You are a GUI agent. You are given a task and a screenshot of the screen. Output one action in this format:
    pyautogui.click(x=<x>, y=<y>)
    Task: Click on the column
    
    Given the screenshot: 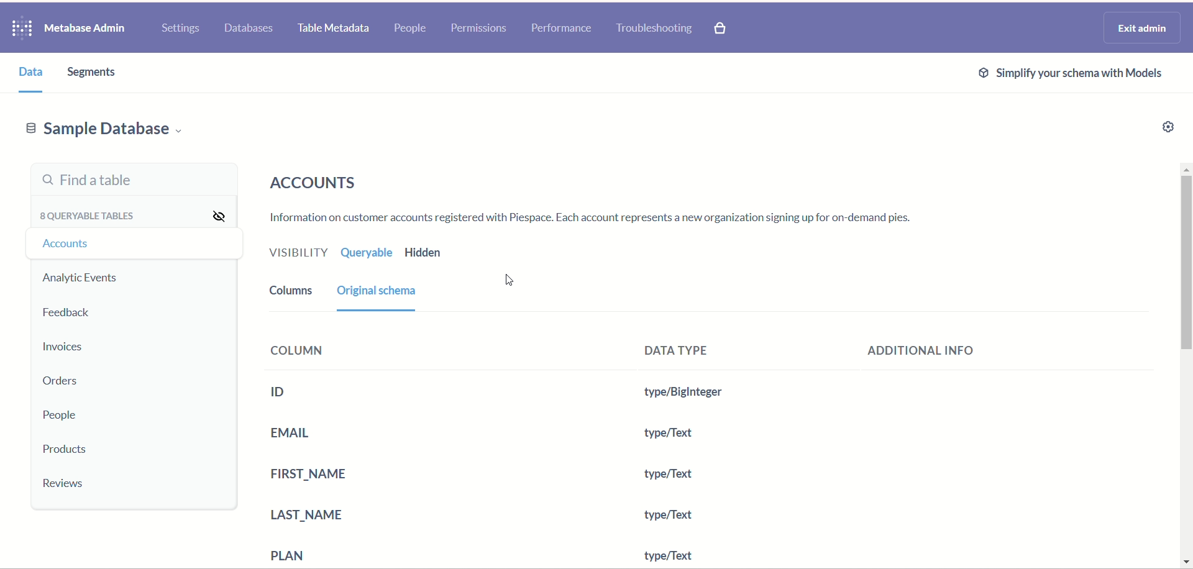 What is the action you would take?
    pyautogui.click(x=300, y=351)
    